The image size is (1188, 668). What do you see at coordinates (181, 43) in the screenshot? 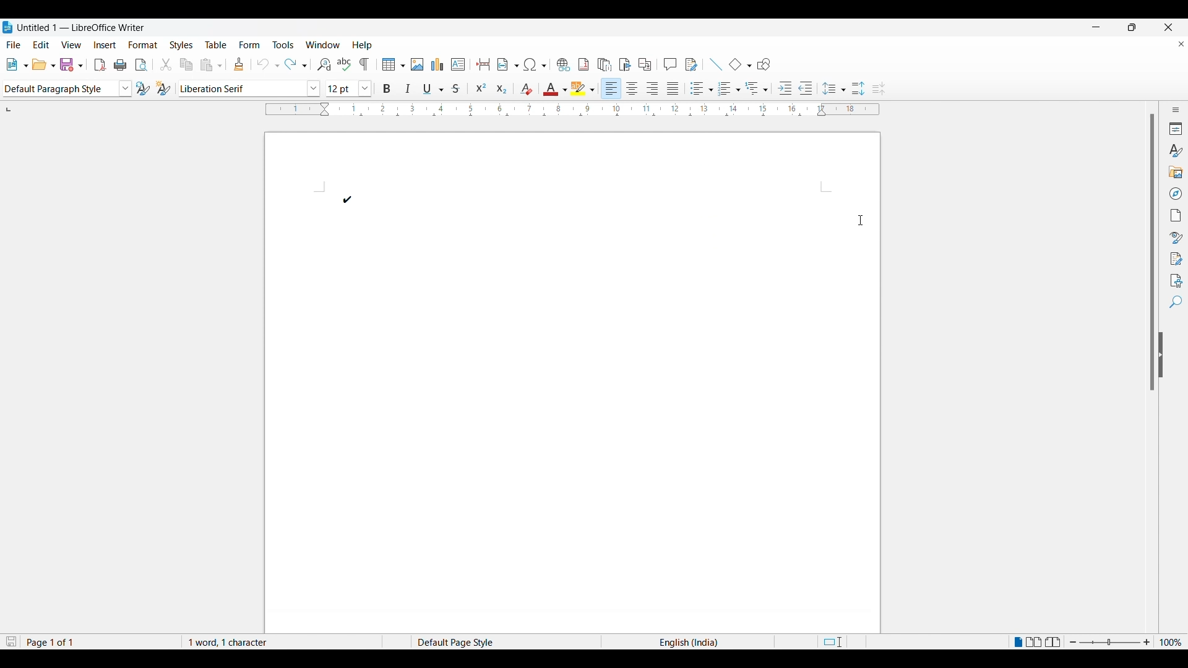
I see `Styles` at bounding box center [181, 43].